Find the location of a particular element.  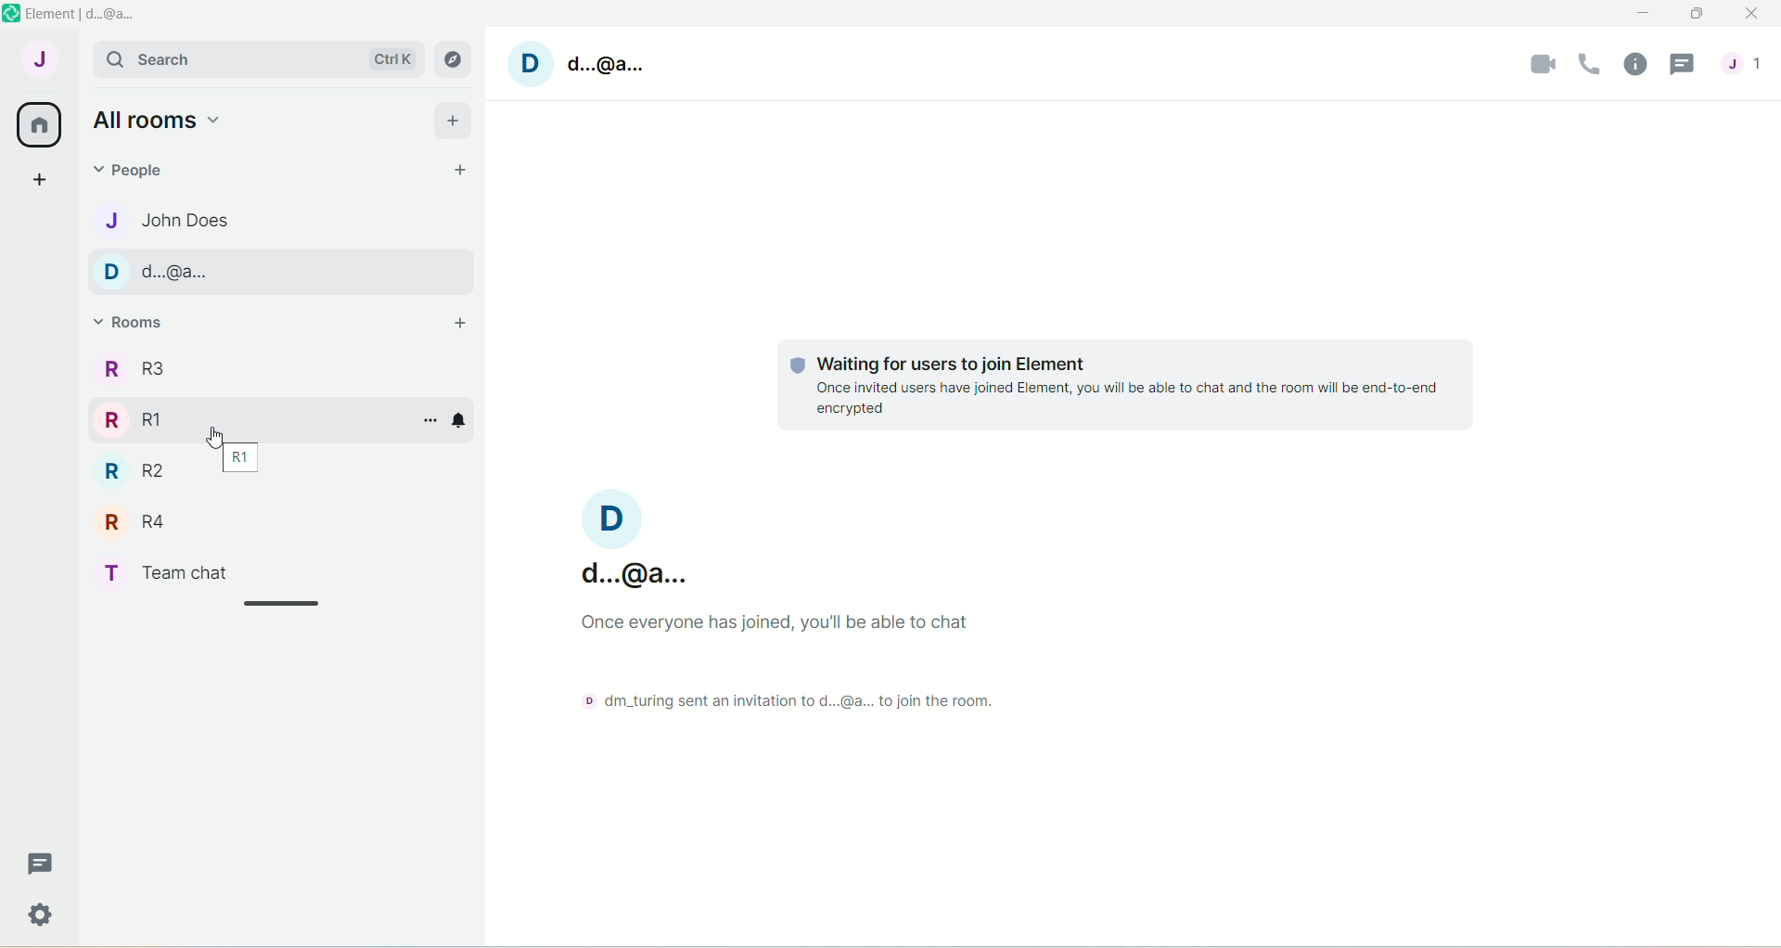

room info is located at coordinates (427, 423).